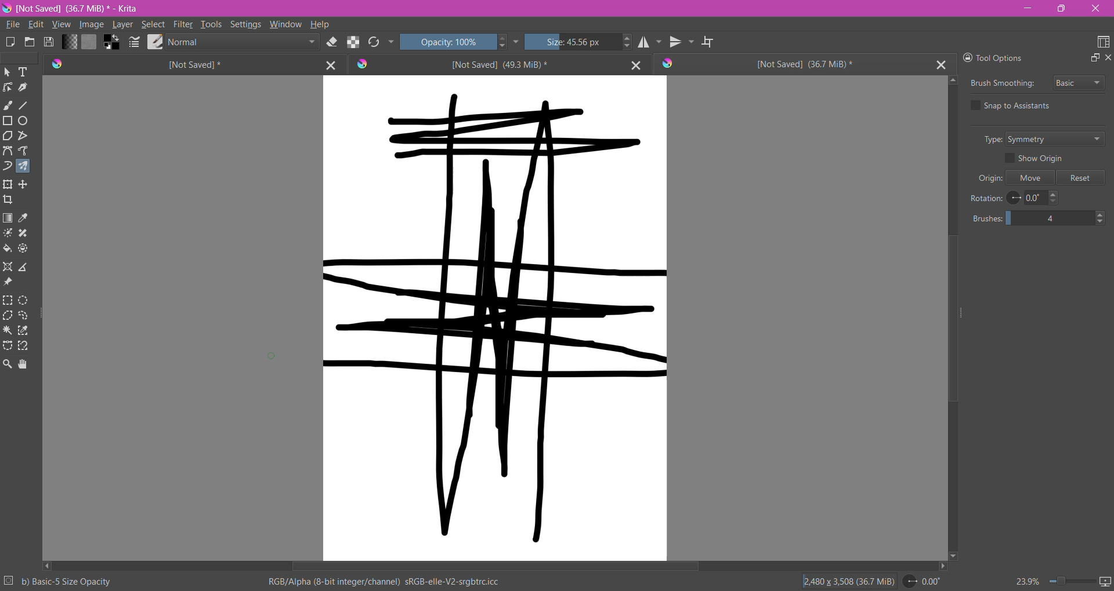  What do you see at coordinates (134, 43) in the screenshot?
I see `Edit Bursh Settings` at bounding box center [134, 43].